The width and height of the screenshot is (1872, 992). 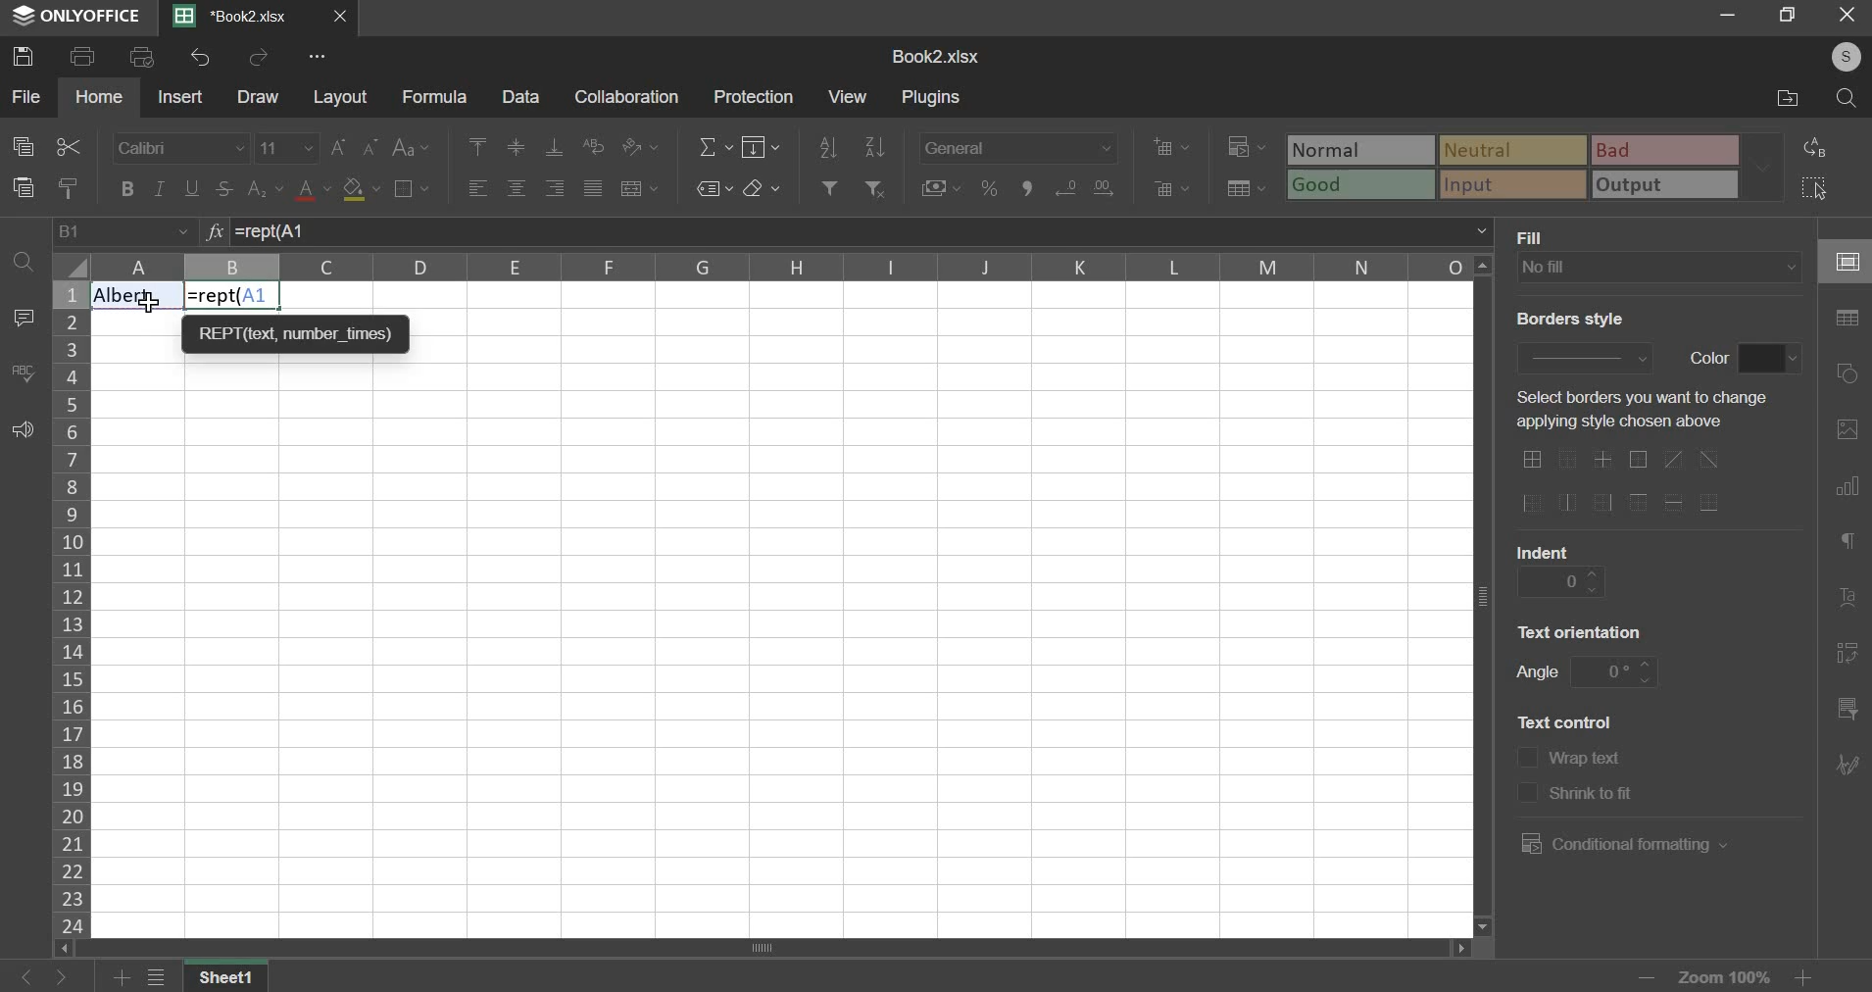 What do you see at coordinates (1541, 235) in the screenshot?
I see `text` at bounding box center [1541, 235].